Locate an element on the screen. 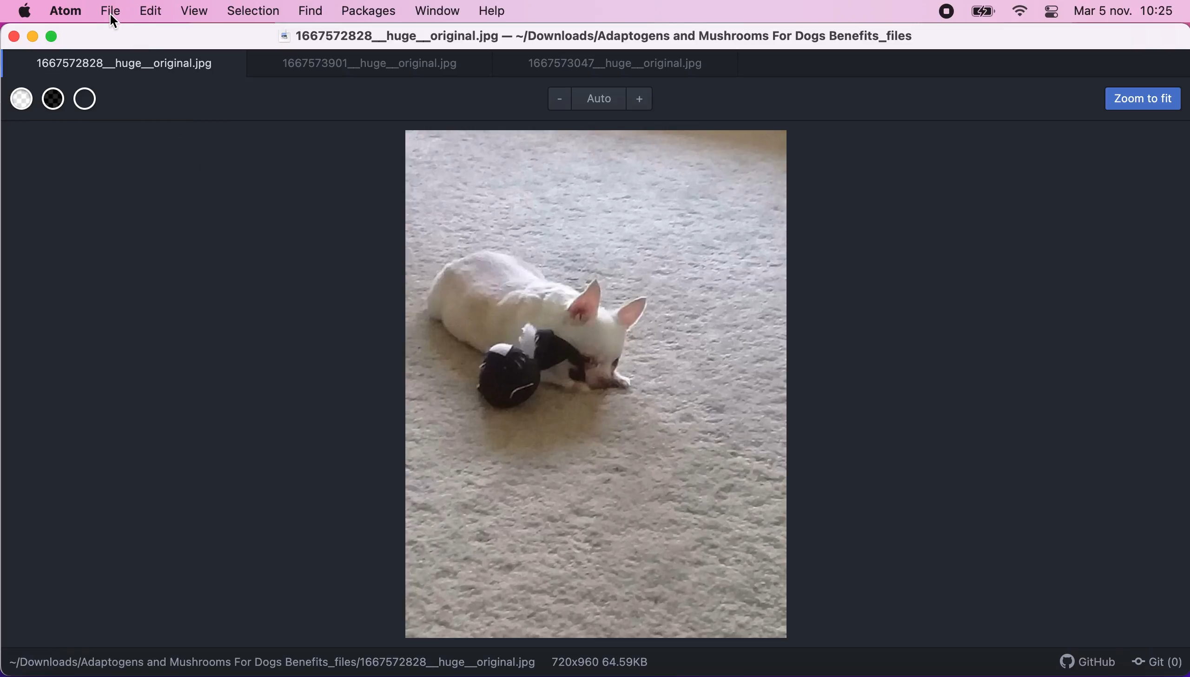 The height and width of the screenshot is (677, 1190). packages is located at coordinates (369, 13).